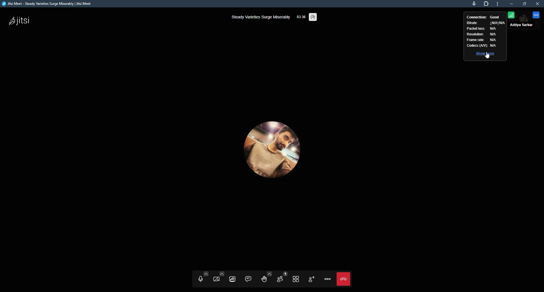 The width and height of the screenshot is (544, 292). I want to click on na, so click(493, 34).